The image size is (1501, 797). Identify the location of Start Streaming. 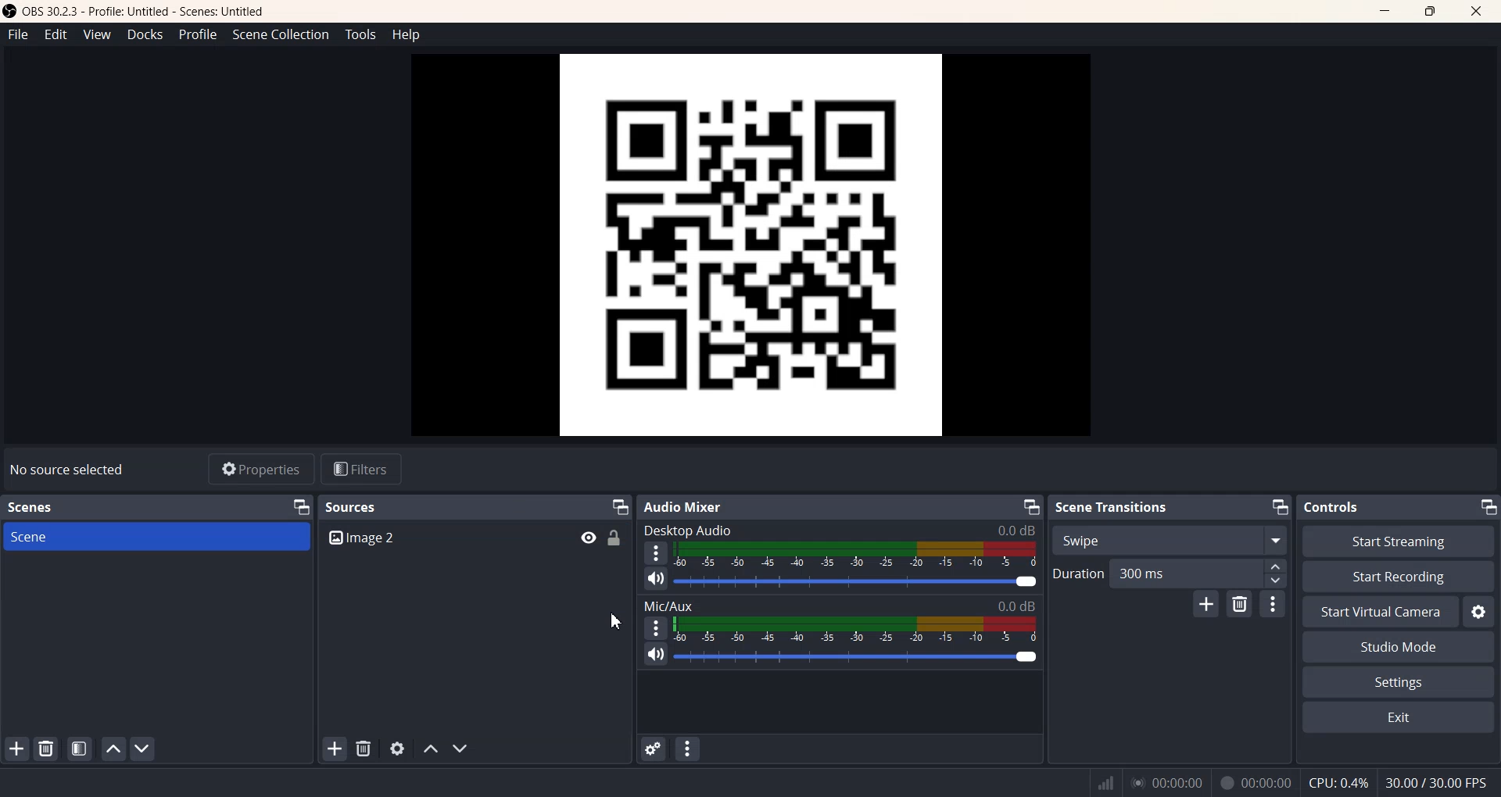
(1398, 540).